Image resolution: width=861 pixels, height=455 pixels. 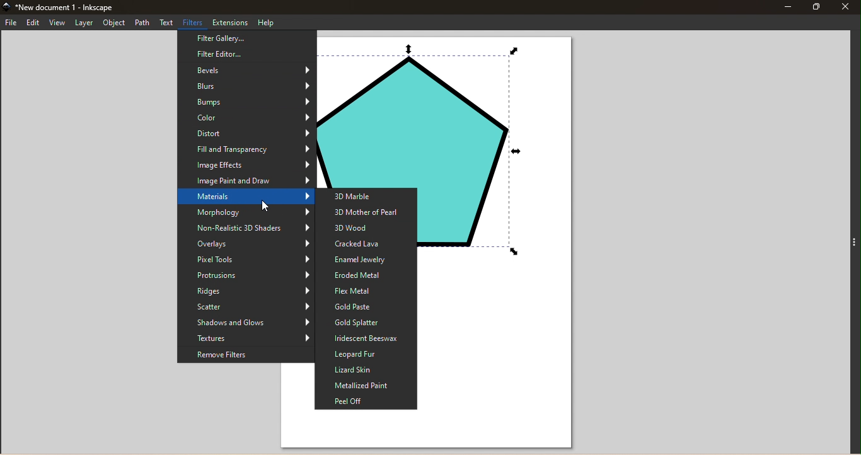 What do you see at coordinates (246, 166) in the screenshot?
I see `Image Effects` at bounding box center [246, 166].